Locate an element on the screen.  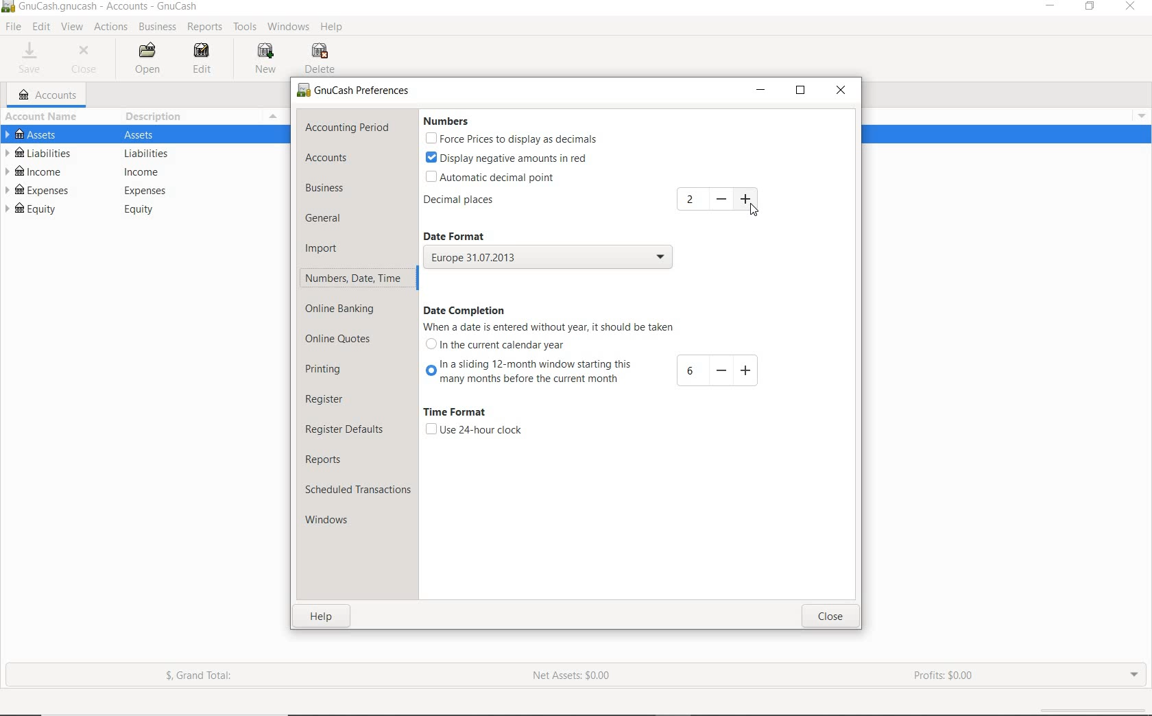
printing is located at coordinates (329, 372).